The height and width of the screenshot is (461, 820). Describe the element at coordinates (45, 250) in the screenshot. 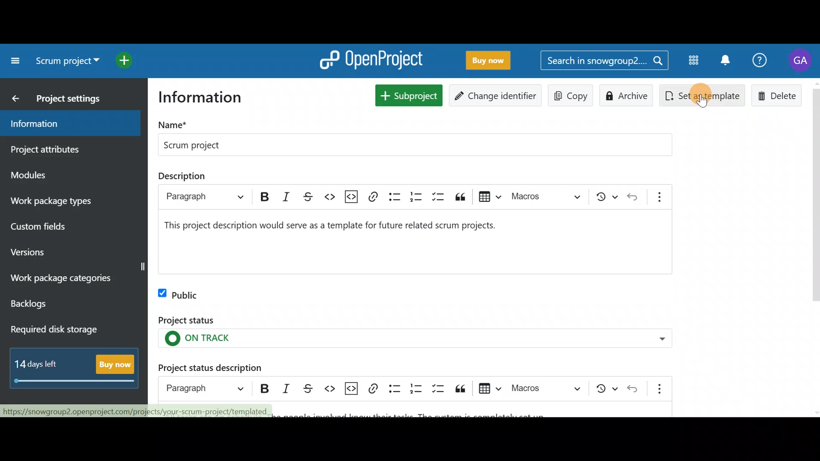

I see `Versions` at that location.